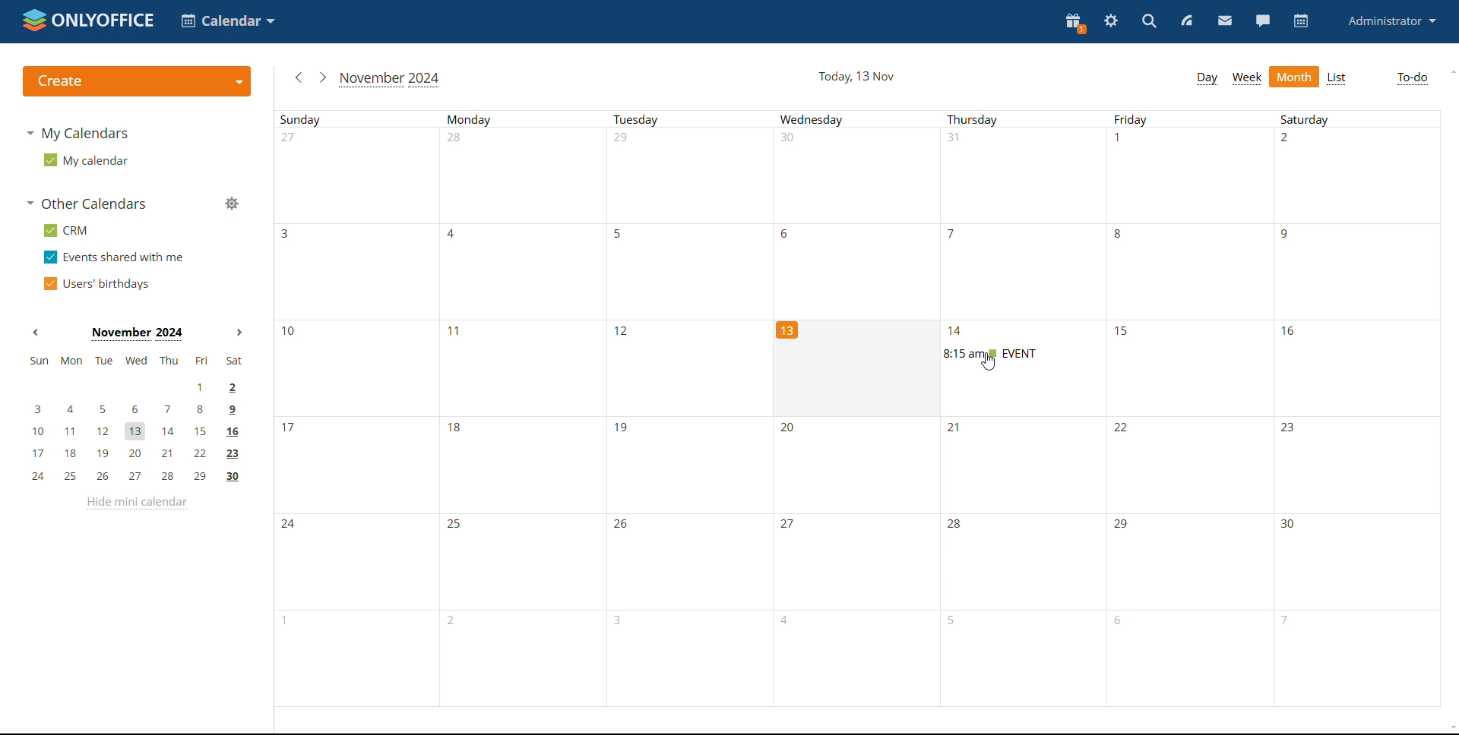 The width and height of the screenshot is (1459, 735). I want to click on calendar, so click(1302, 21).